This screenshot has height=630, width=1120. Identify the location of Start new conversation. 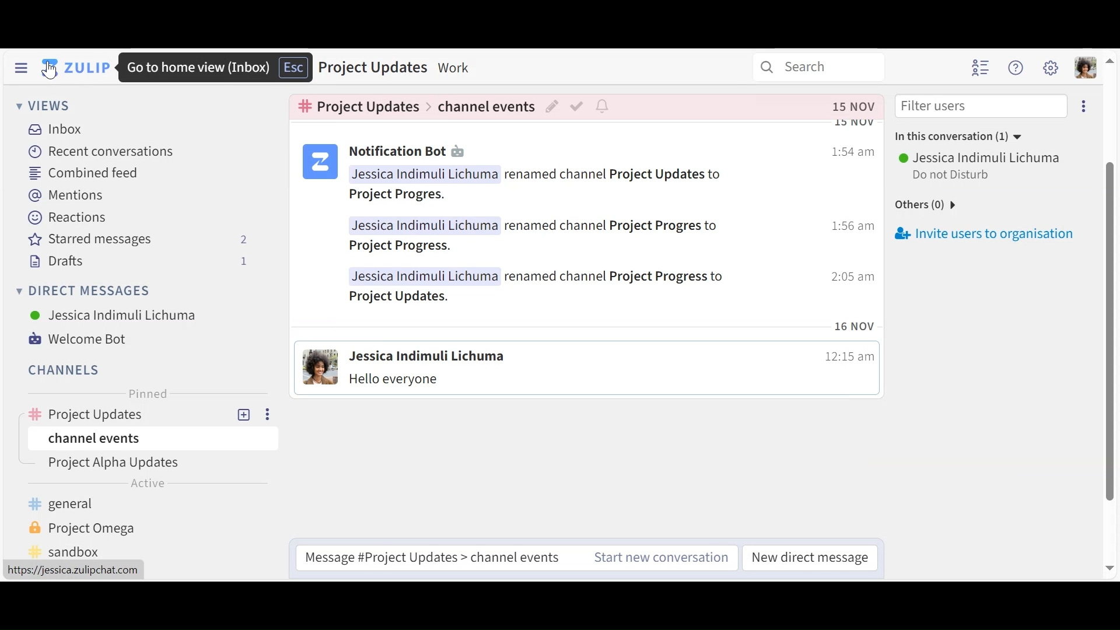
(663, 558).